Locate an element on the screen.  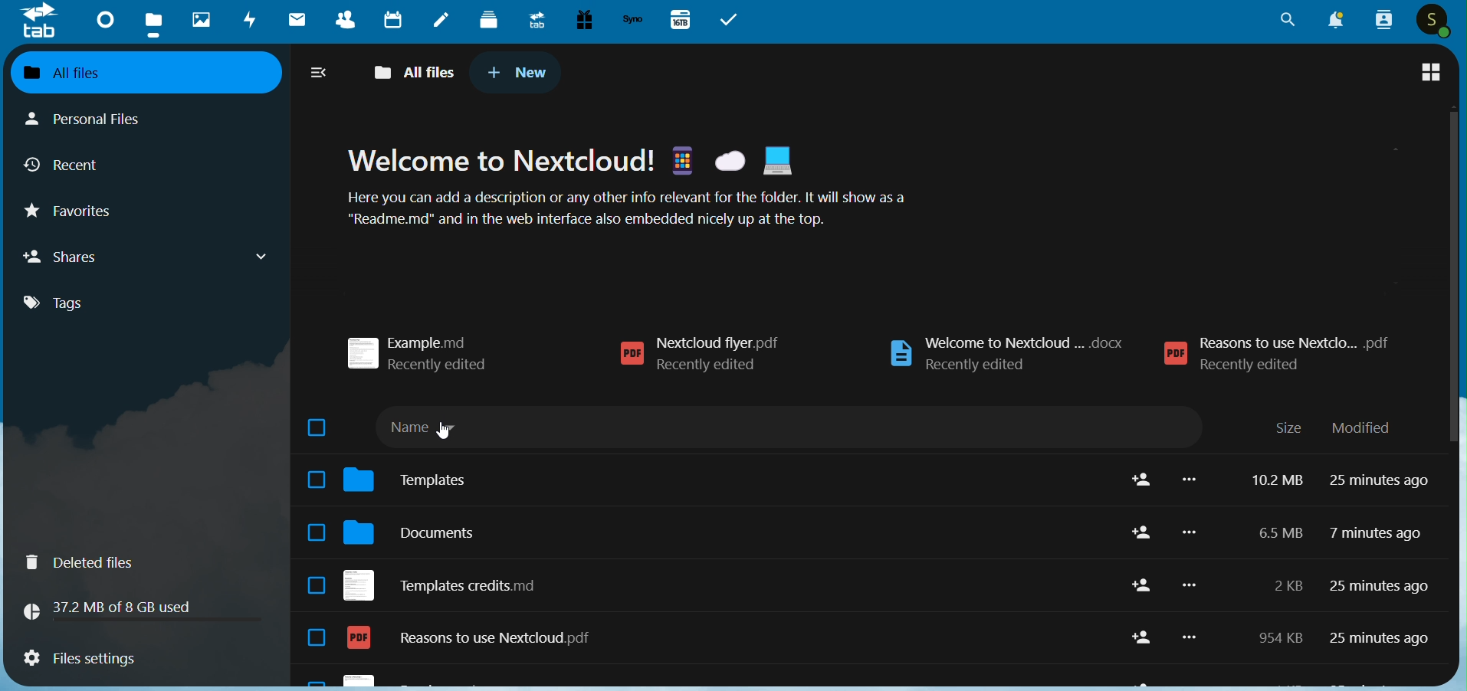
Synology is located at coordinates (635, 18).